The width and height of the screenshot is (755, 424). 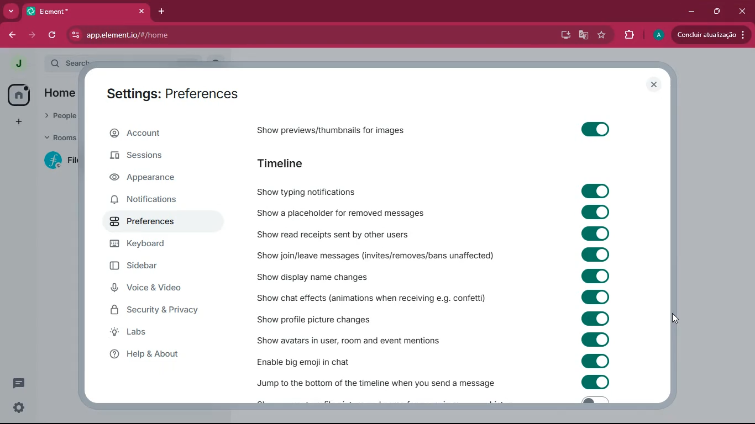 What do you see at coordinates (593, 401) in the screenshot?
I see `toggle off` at bounding box center [593, 401].